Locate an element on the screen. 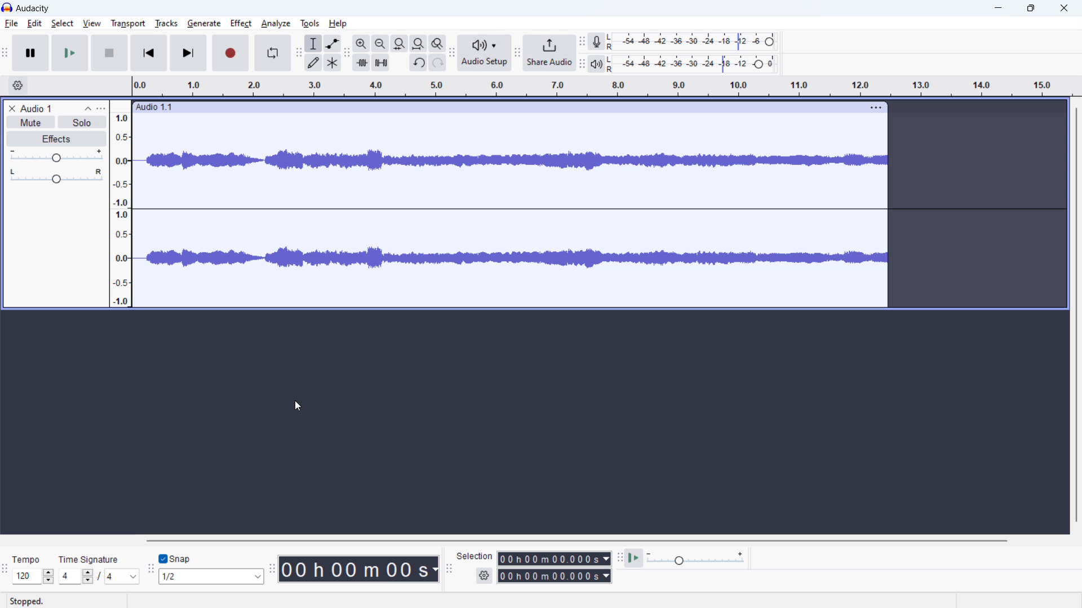  delete recording is located at coordinates (12, 109).